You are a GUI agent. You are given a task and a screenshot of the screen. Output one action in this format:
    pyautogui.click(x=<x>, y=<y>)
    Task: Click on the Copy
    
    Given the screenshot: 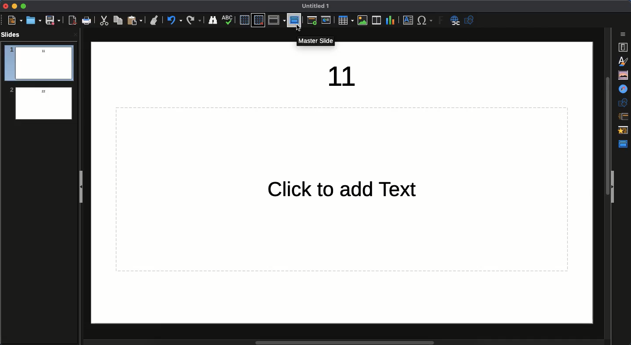 What is the action you would take?
    pyautogui.click(x=118, y=20)
    